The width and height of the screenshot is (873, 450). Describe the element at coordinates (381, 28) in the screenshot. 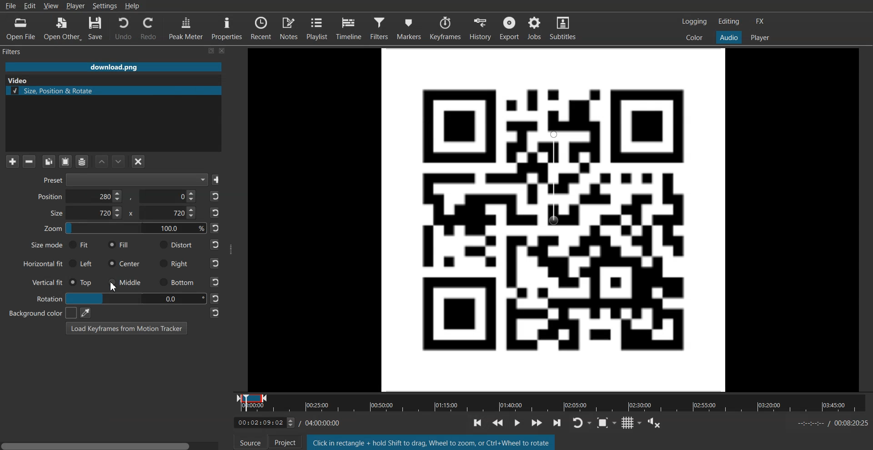

I see `Filters` at that location.